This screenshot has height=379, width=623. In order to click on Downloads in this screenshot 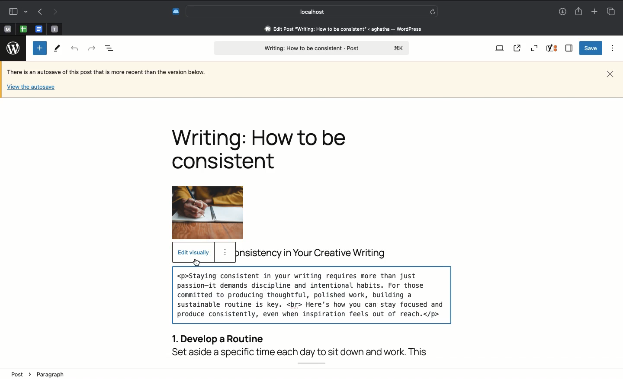, I will do `click(562, 12)`.